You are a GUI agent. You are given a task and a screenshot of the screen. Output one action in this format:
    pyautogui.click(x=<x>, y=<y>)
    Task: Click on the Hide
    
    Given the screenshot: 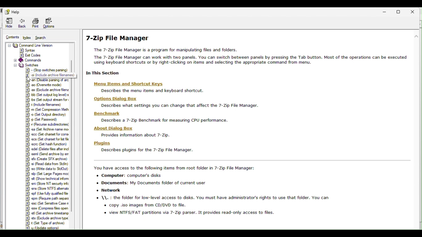 What is the action you would take?
    pyautogui.click(x=7, y=23)
    